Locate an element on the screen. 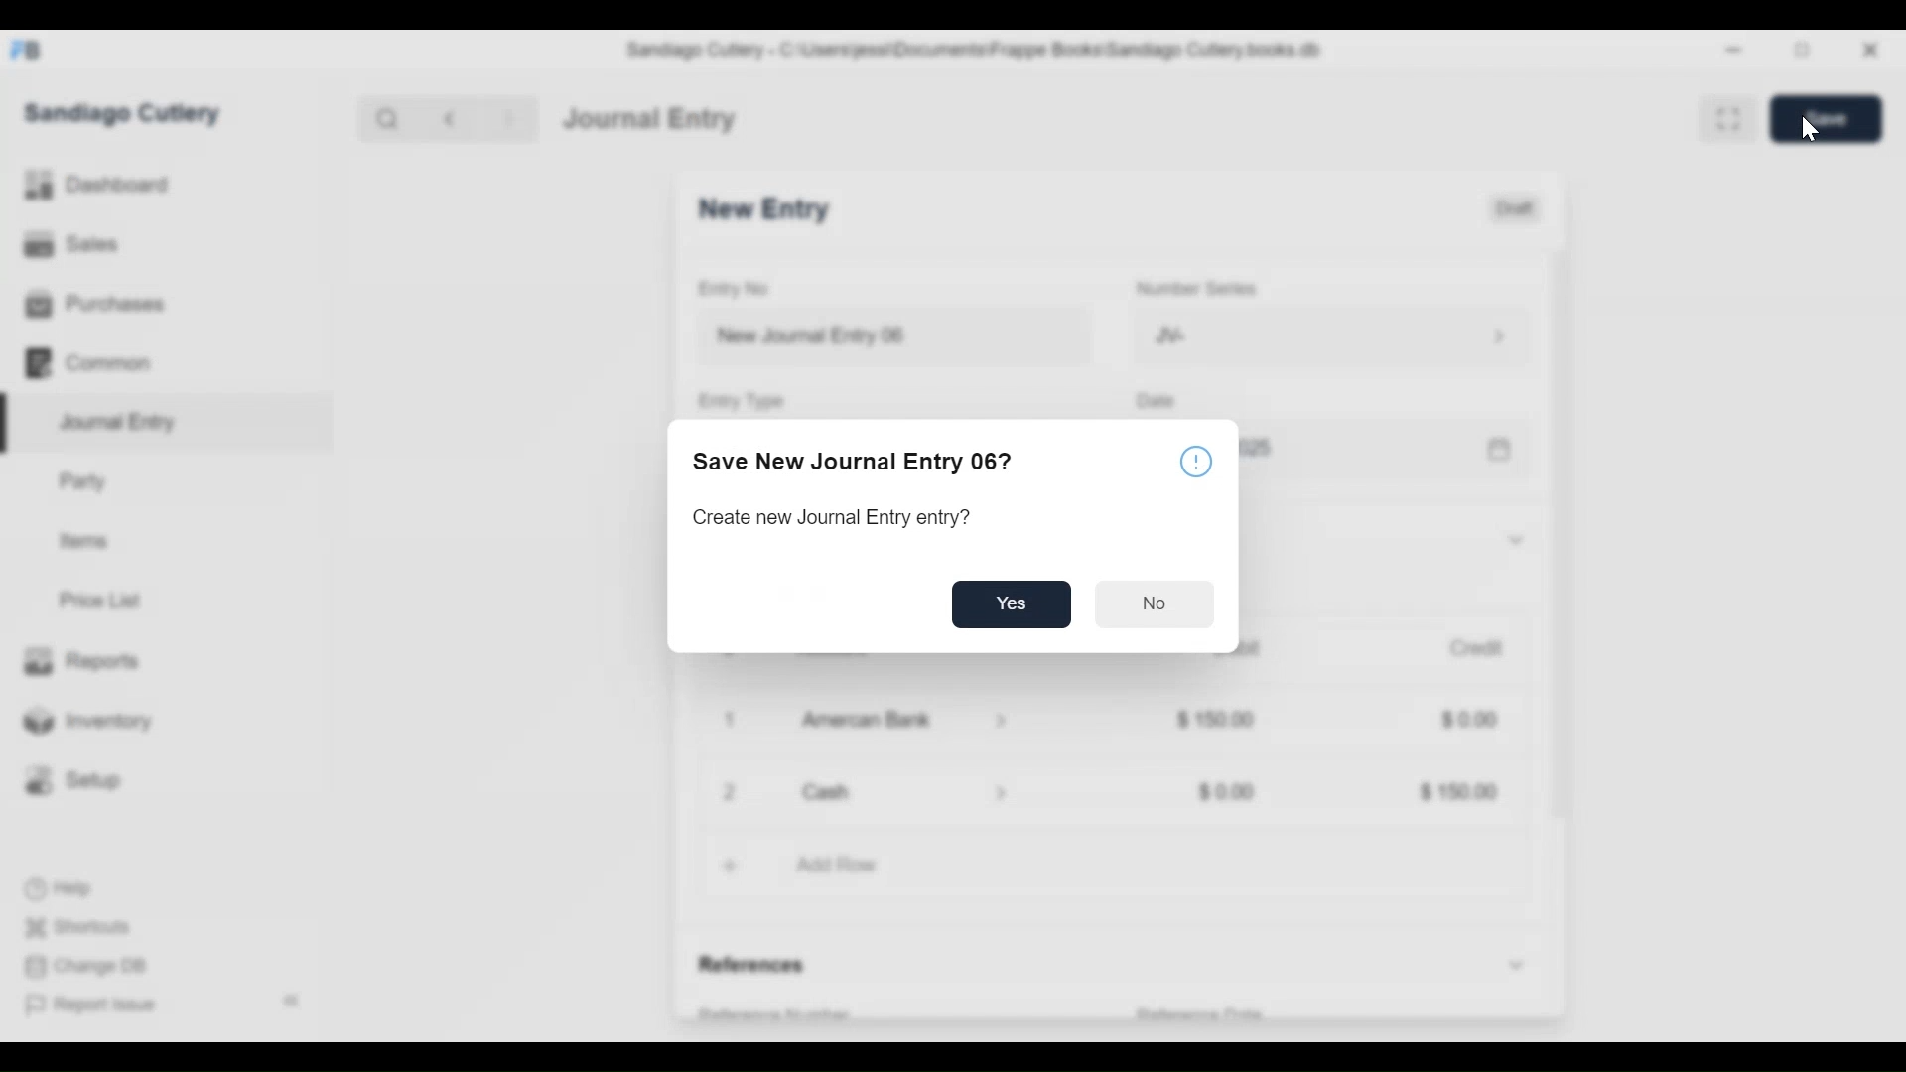 The width and height of the screenshot is (1906, 1072). Create new Journal Entry entry? is located at coordinates (832, 517).